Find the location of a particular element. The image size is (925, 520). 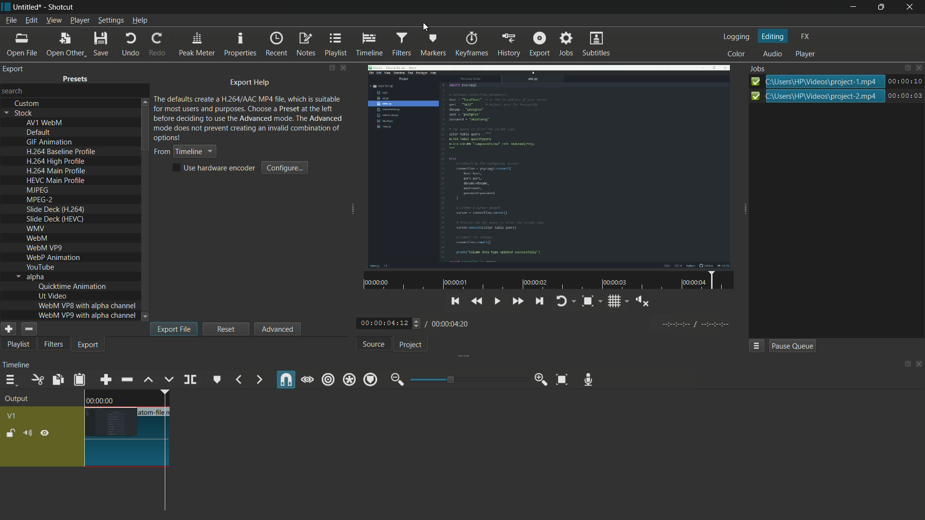

toggle grid is located at coordinates (719, 325).